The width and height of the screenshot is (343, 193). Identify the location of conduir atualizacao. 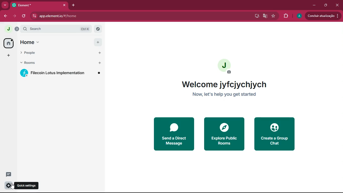
(323, 16).